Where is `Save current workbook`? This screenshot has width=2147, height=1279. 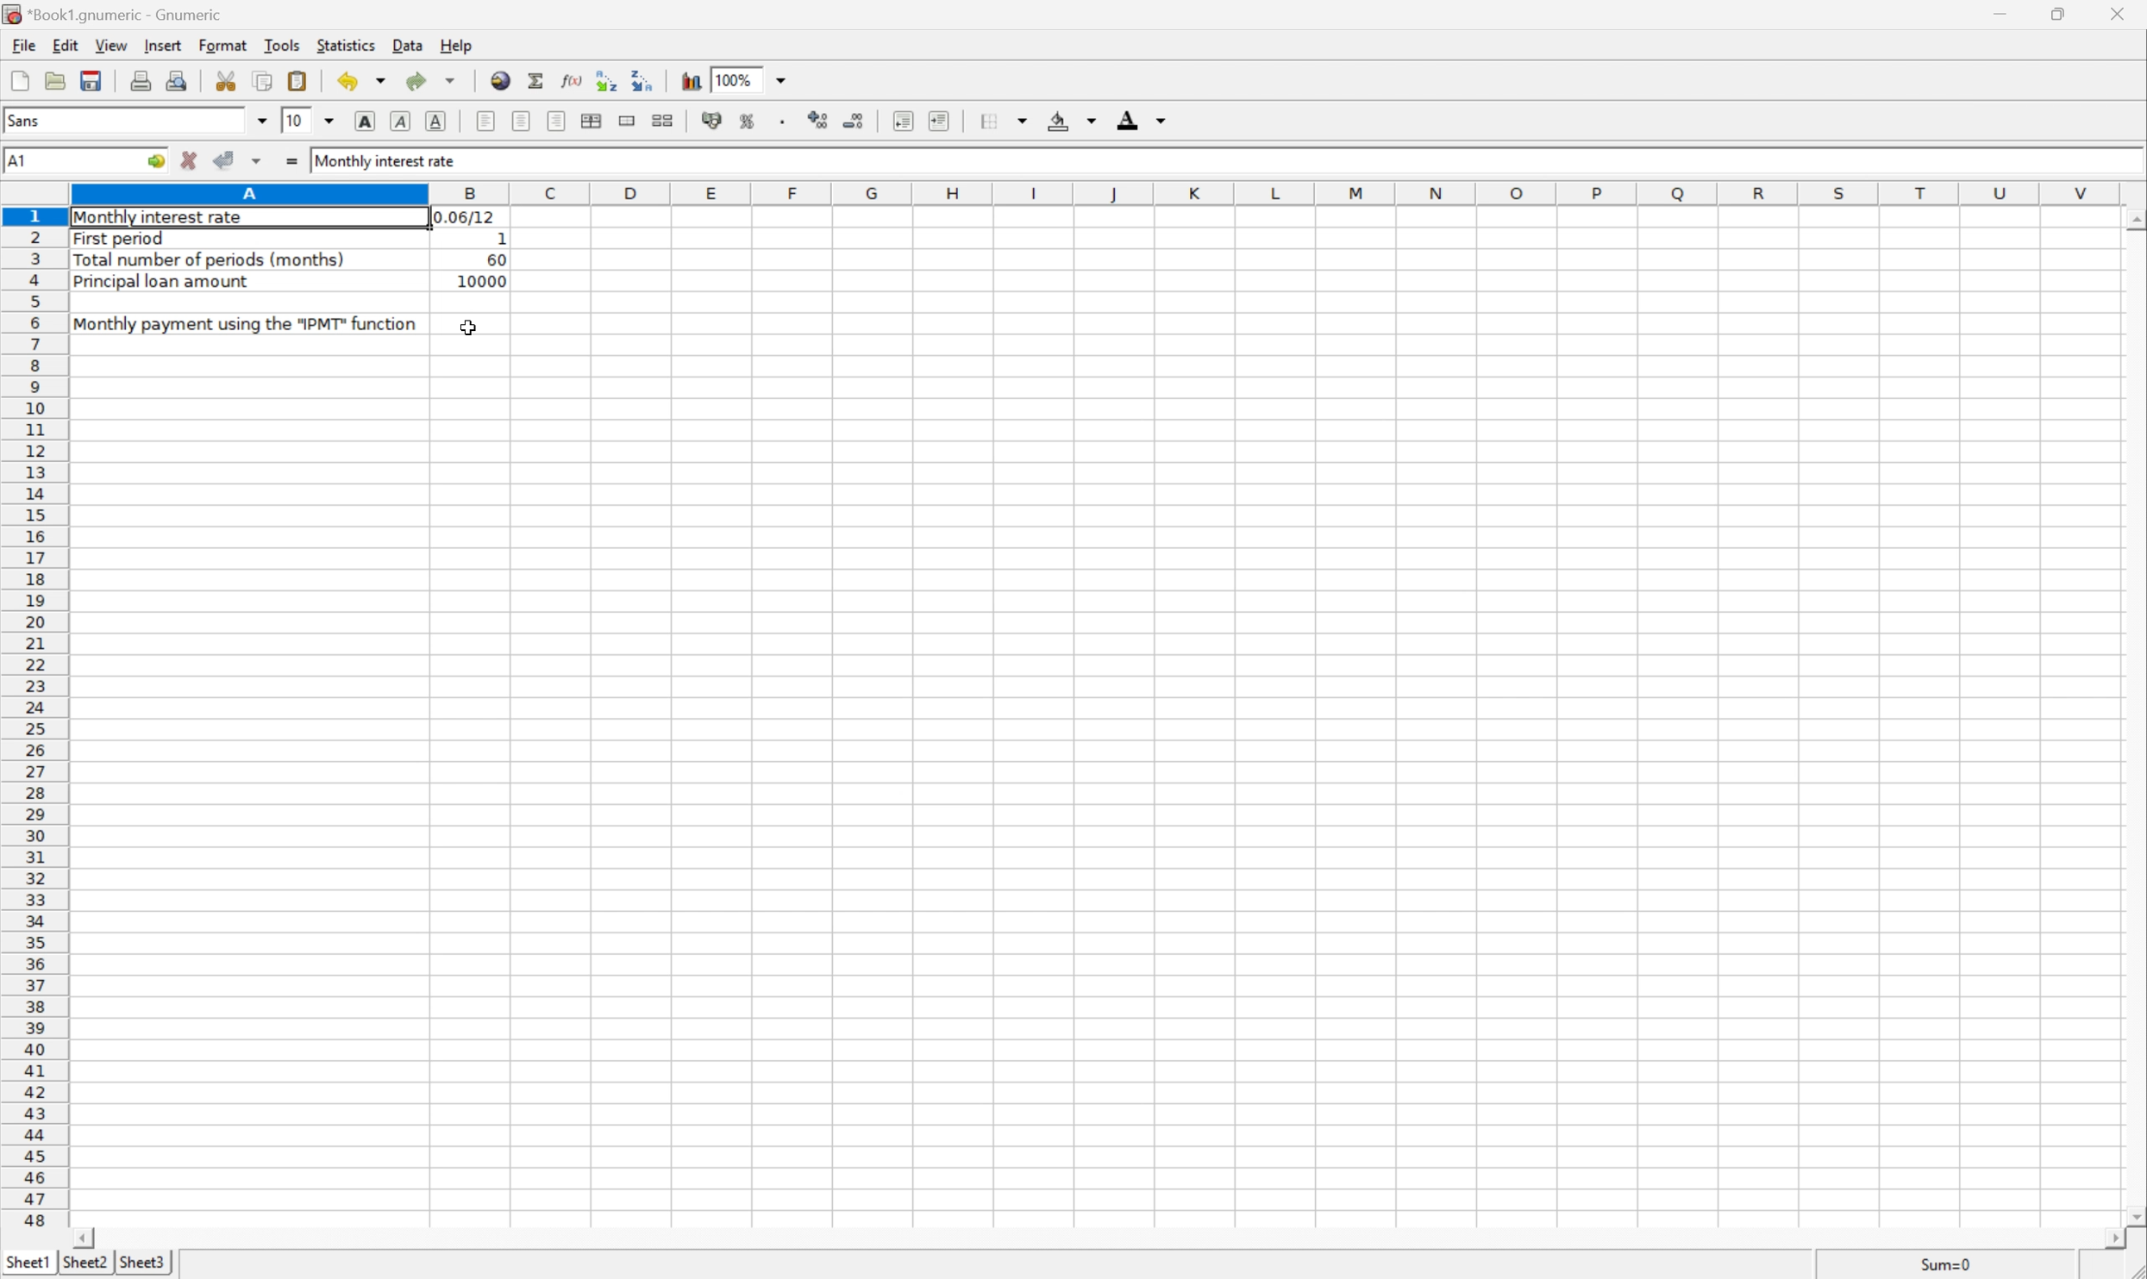
Save current workbook is located at coordinates (99, 79).